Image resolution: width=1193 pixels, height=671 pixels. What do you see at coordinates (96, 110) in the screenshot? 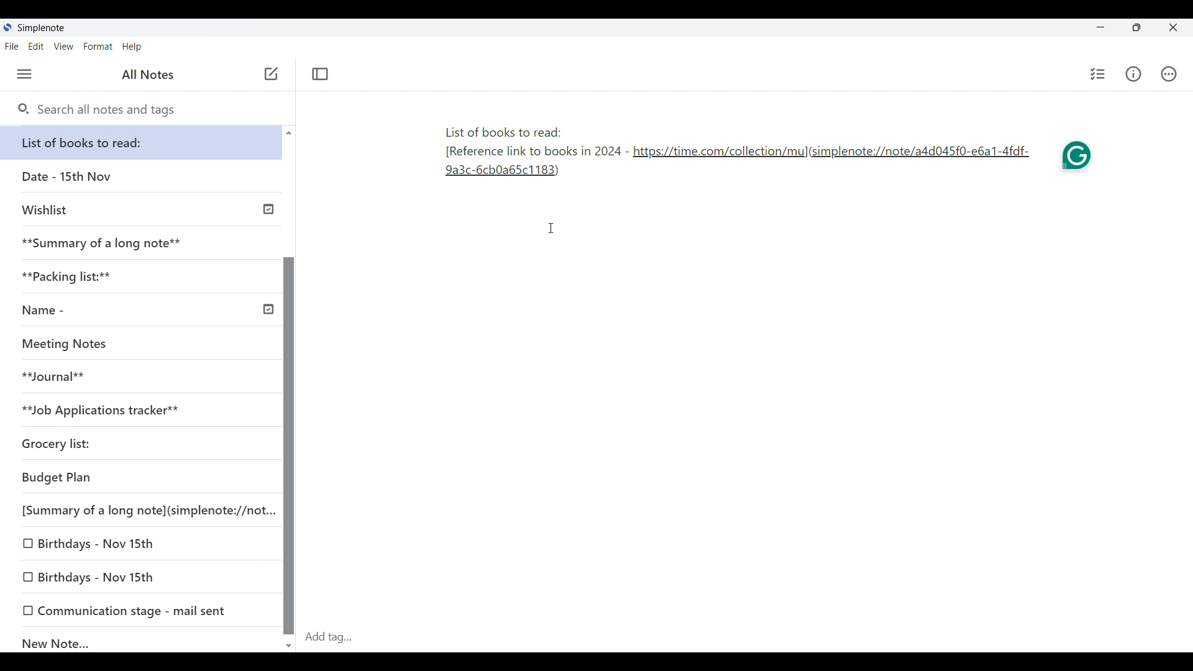
I see `Search all notes and tags` at bounding box center [96, 110].